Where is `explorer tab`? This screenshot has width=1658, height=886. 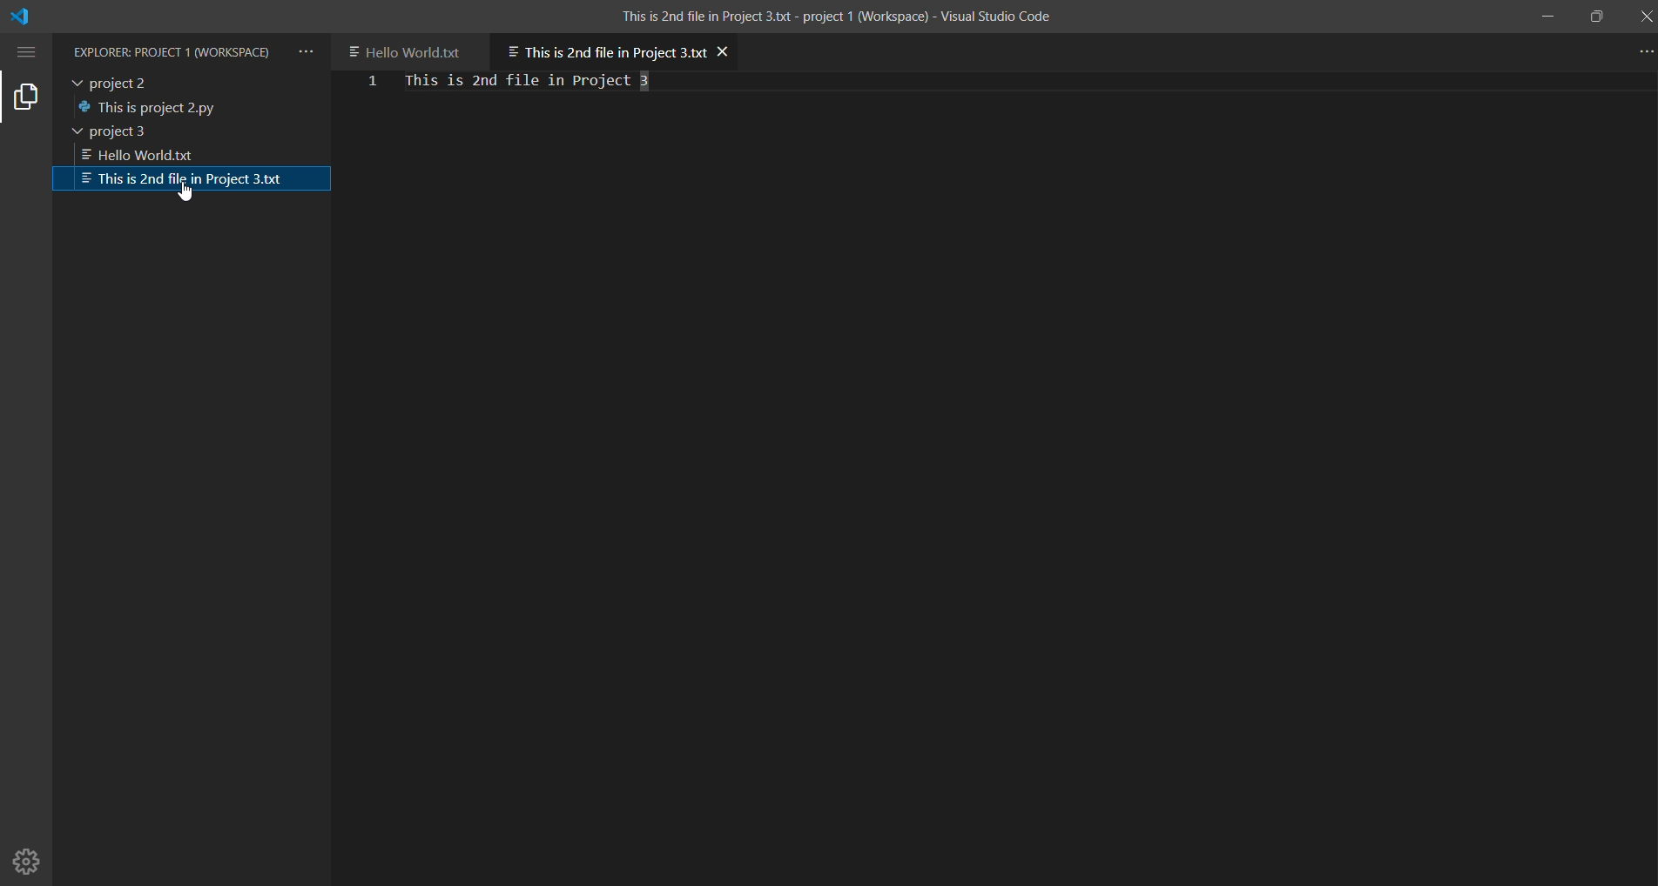 explorer tab is located at coordinates (26, 96).